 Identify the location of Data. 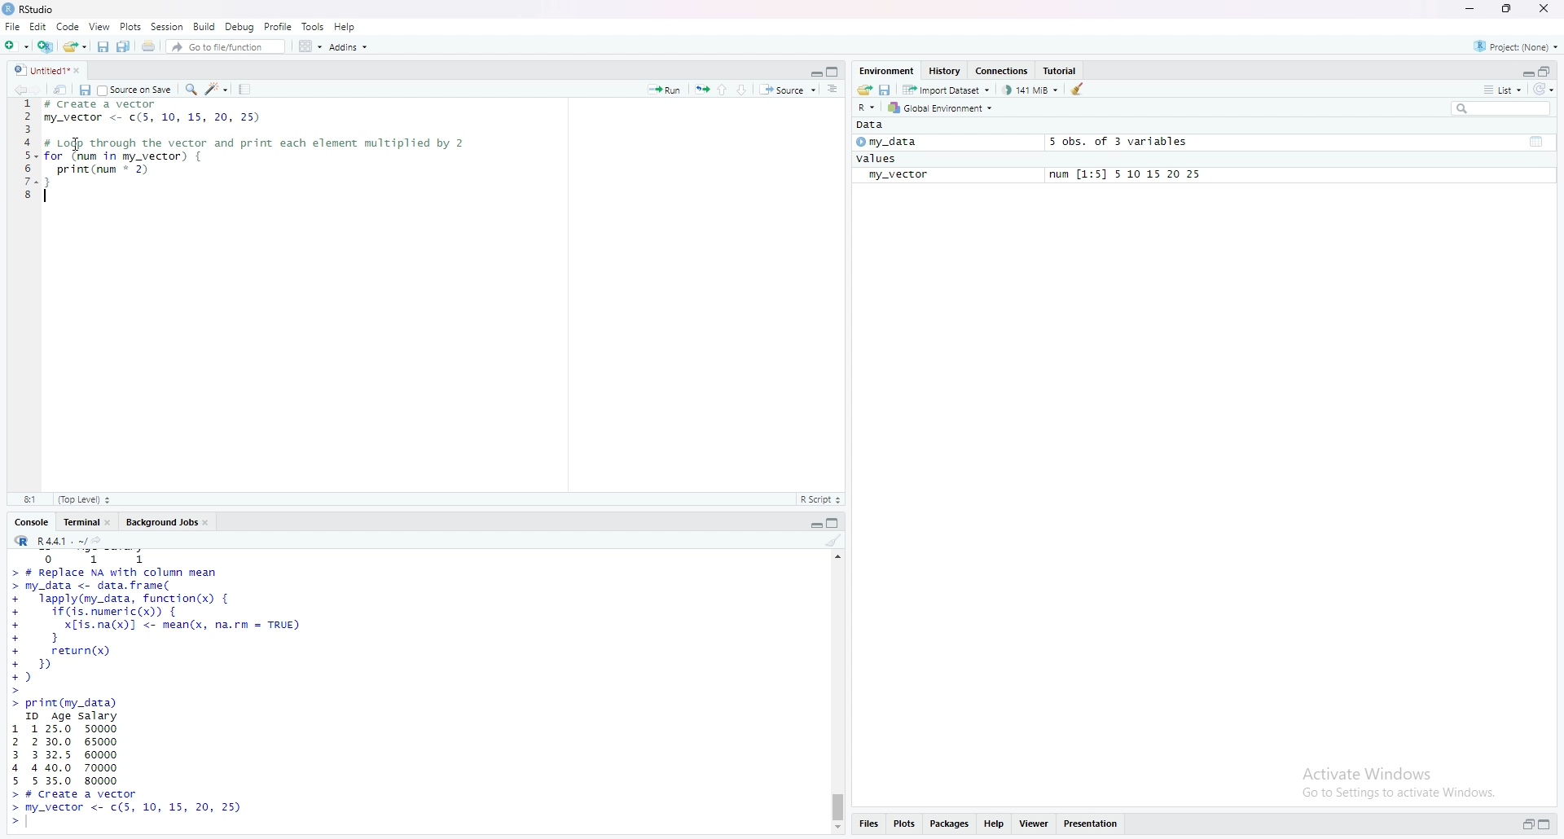
(876, 125).